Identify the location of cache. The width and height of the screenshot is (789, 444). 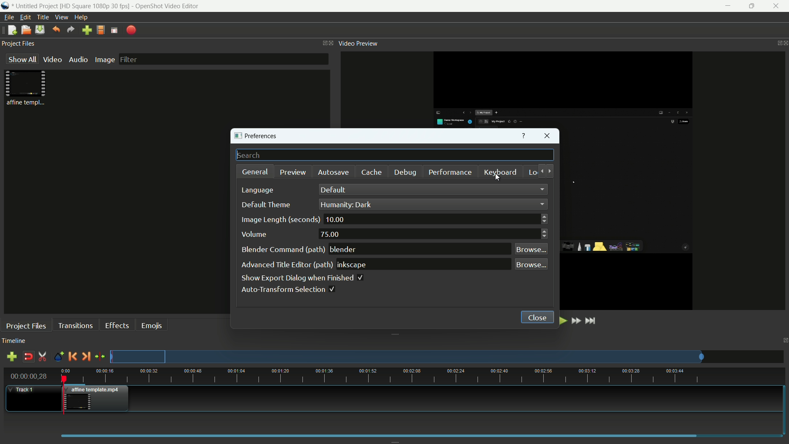
(371, 172).